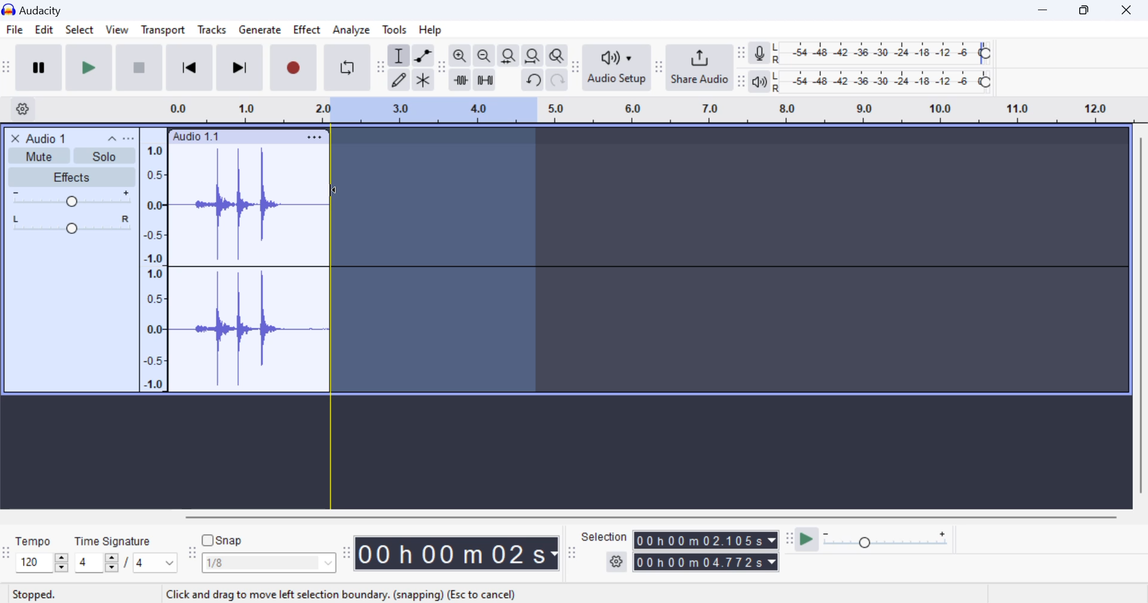 This screenshot has width=1148, height=603. Describe the element at coordinates (155, 564) in the screenshot. I see `Max time signature options` at that location.